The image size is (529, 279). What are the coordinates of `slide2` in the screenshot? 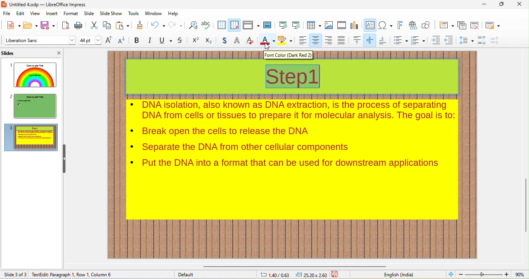 It's located at (31, 105).